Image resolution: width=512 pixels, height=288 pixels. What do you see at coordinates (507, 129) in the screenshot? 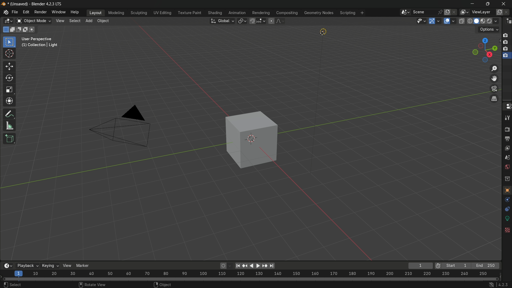
I see `render` at bounding box center [507, 129].